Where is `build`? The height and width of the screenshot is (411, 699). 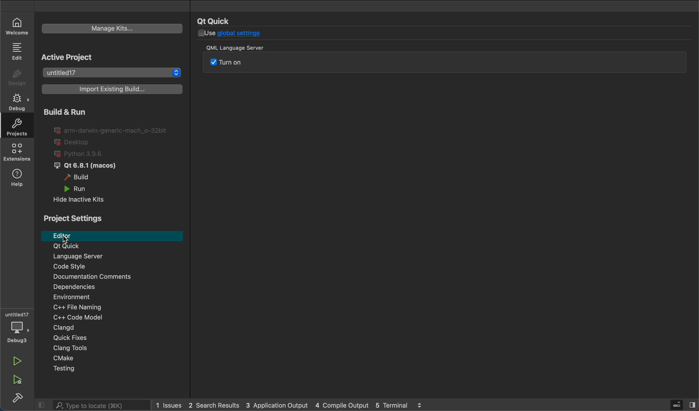
build is located at coordinates (19, 400).